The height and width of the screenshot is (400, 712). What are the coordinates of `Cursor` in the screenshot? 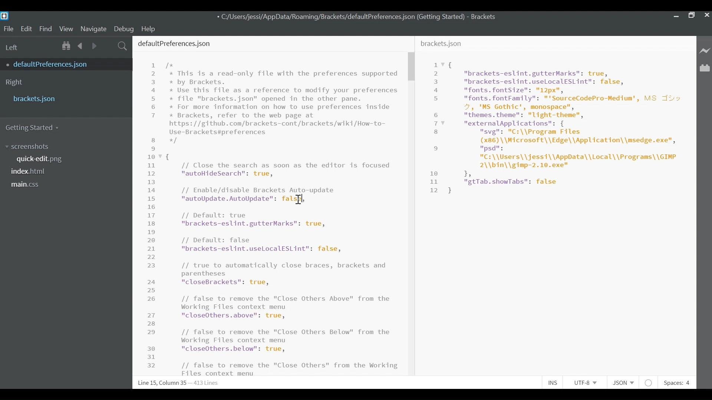 It's located at (298, 200).